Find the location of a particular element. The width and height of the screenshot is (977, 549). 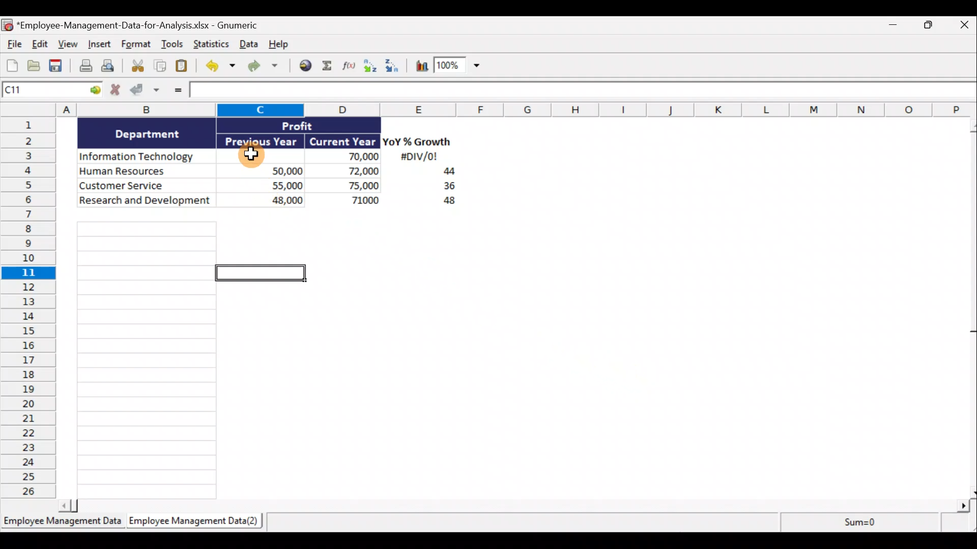

Cut selection is located at coordinates (137, 66).